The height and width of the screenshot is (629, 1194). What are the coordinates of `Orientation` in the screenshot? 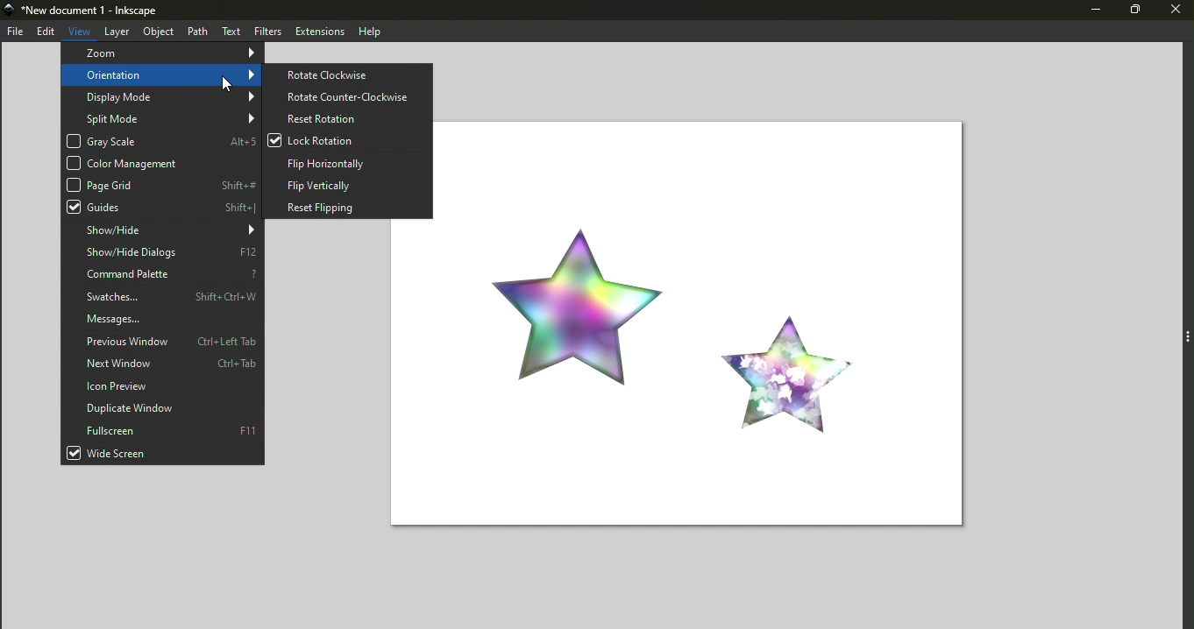 It's located at (162, 74).